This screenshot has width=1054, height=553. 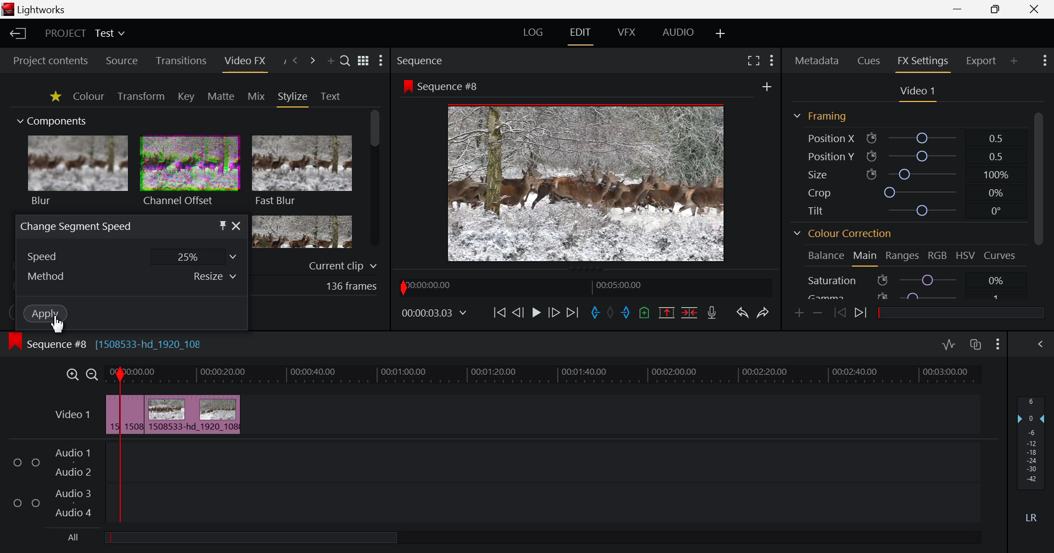 I want to click on channel offset, so click(x=189, y=173).